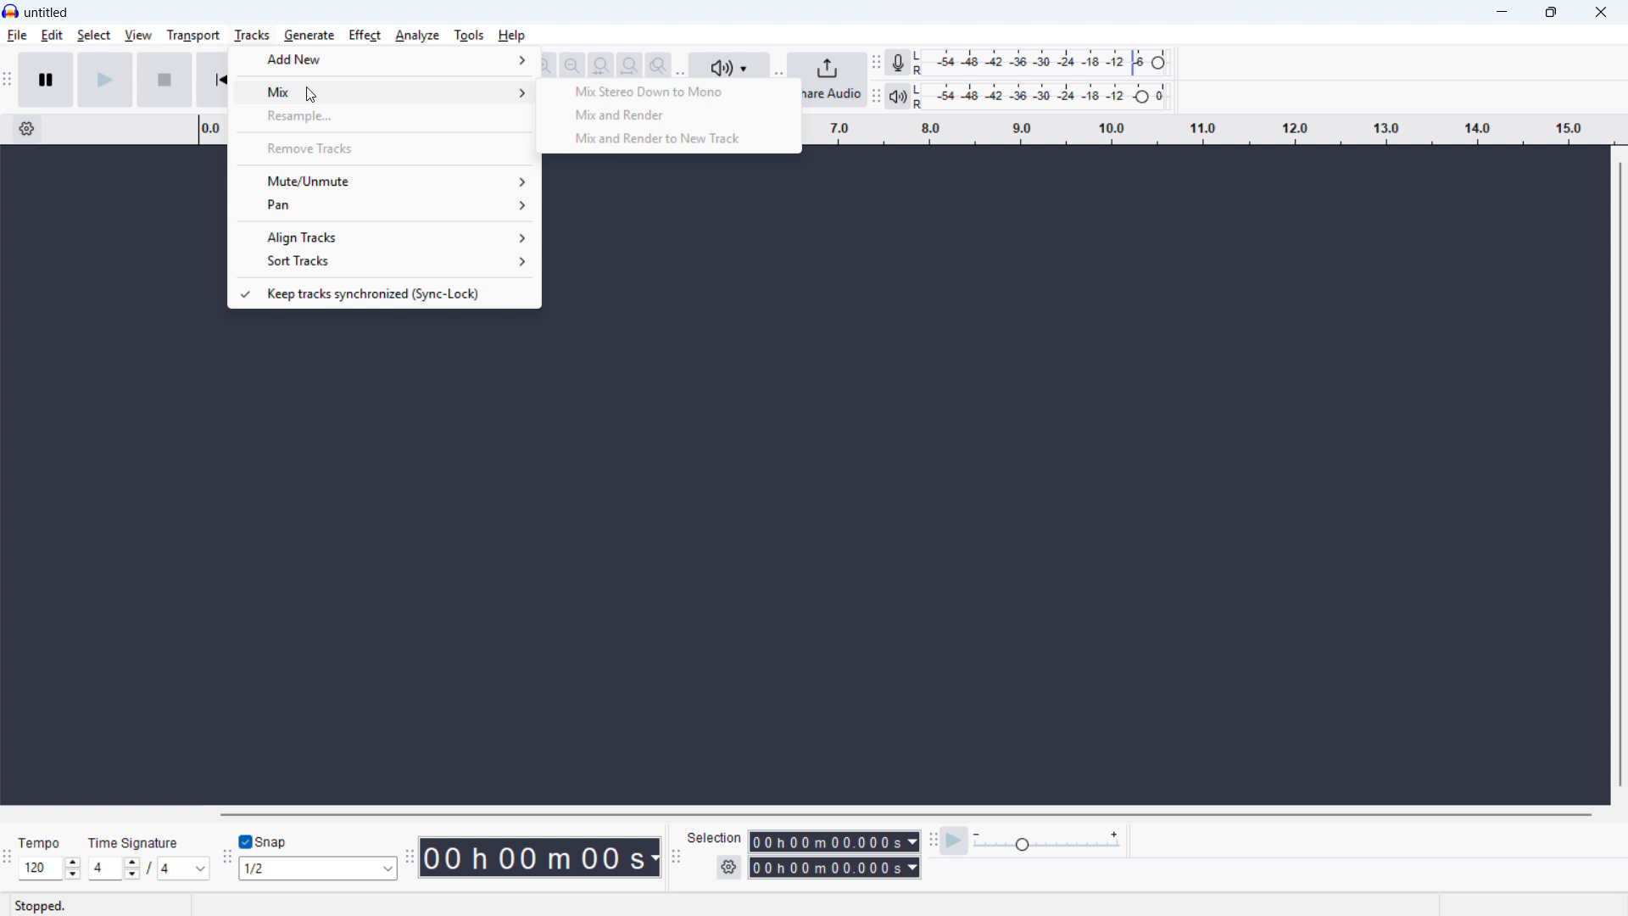  Describe the element at coordinates (876, 97) in the screenshot. I see `playback metre toolbar ` at that location.